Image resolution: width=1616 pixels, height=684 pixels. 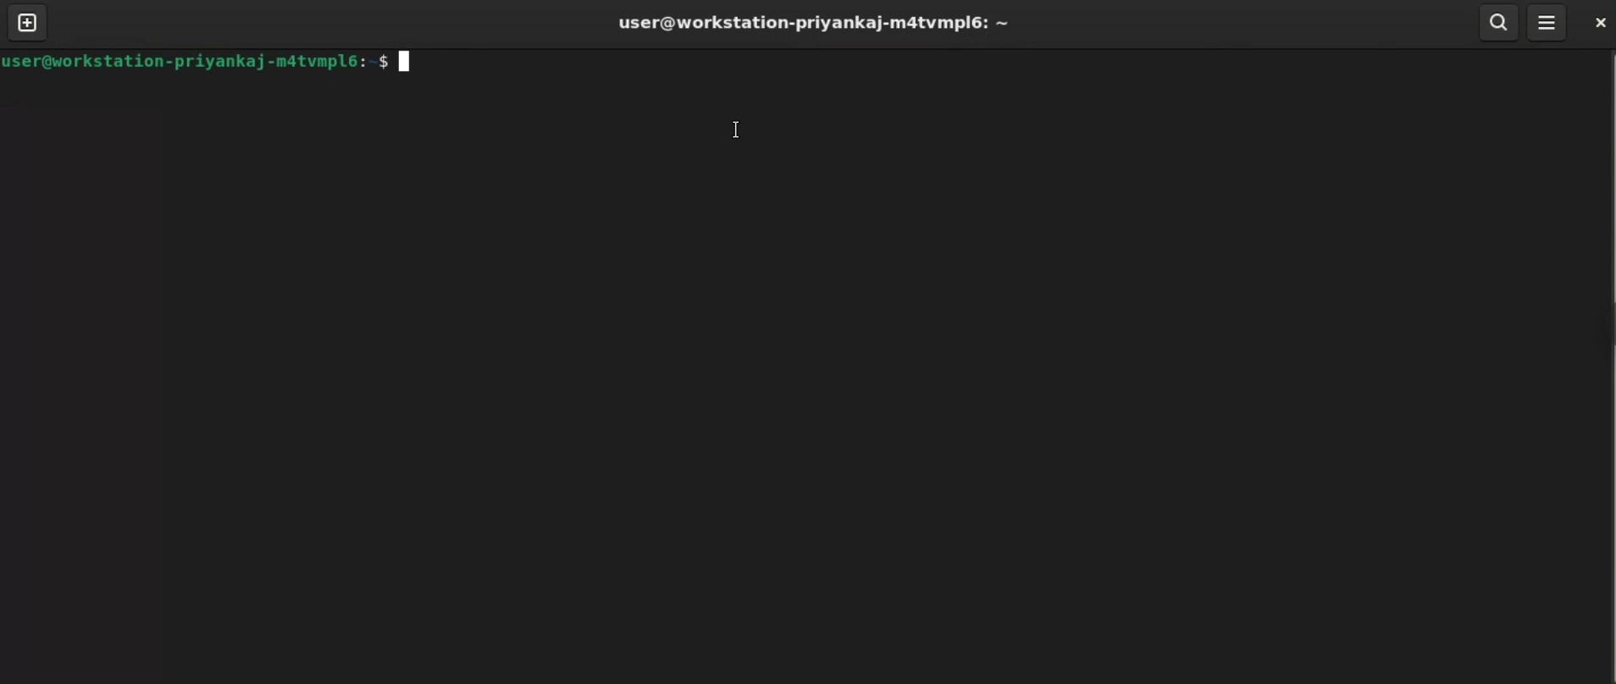 I want to click on user@workstation-priyankaj-m4tvmpl6: $, so click(x=207, y=59).